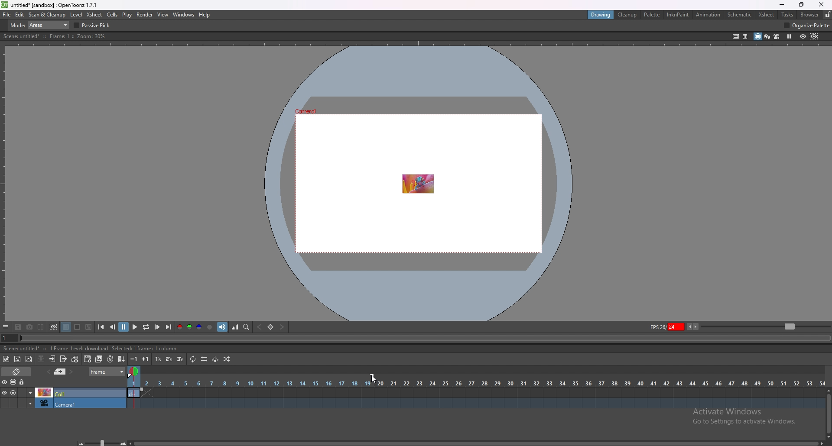 The height and width of the screenshot is (446, 832). Describe the element at coordinates (807, 25) in the screenshot. I see `organize palette` at that location.